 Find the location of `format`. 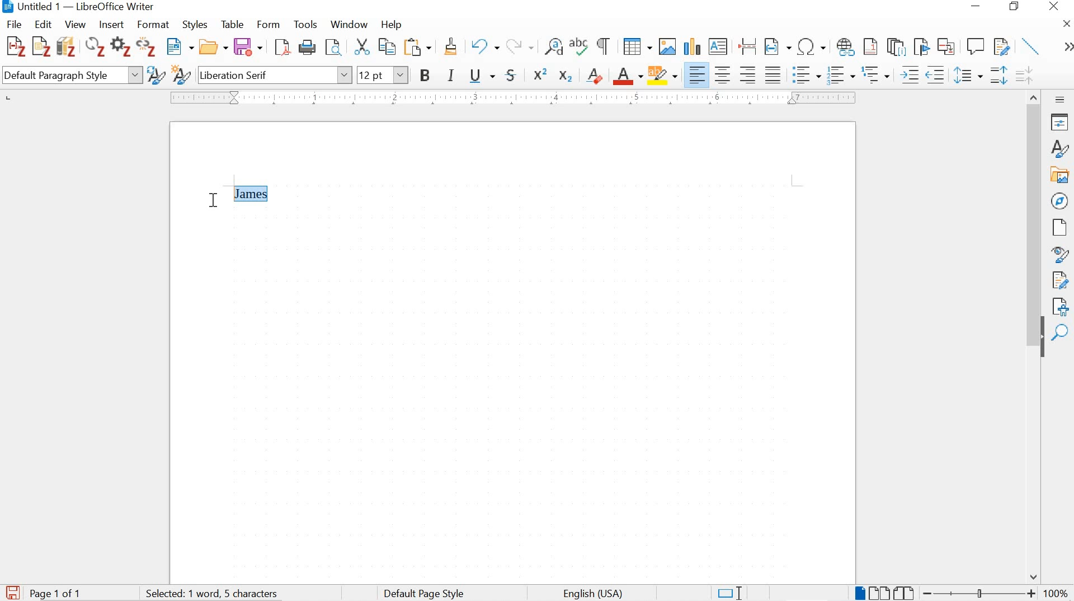

format is located at coordinates (154, 25).